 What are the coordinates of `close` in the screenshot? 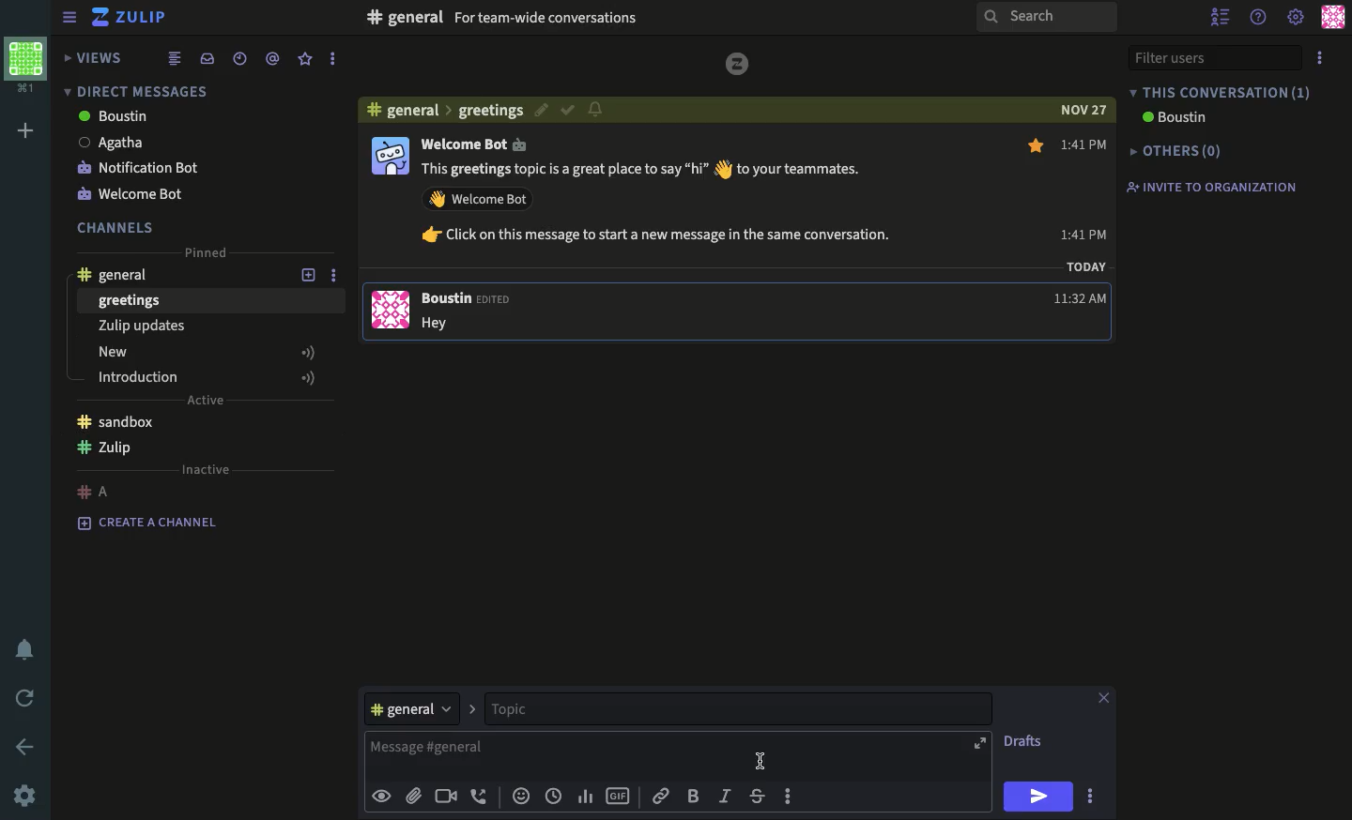 It's located at (1104, 698).